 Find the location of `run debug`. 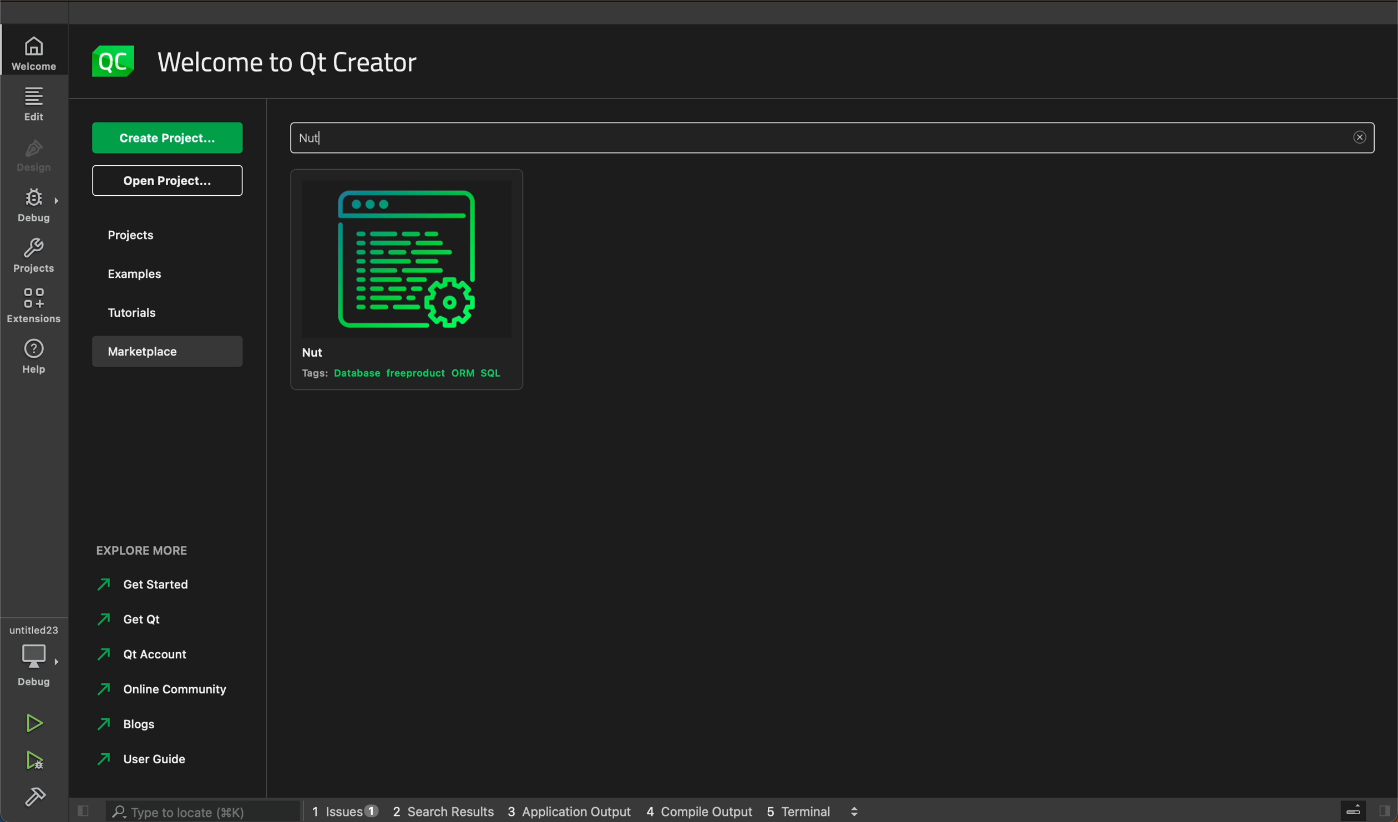

run debug is located at coordinates (33, 764).